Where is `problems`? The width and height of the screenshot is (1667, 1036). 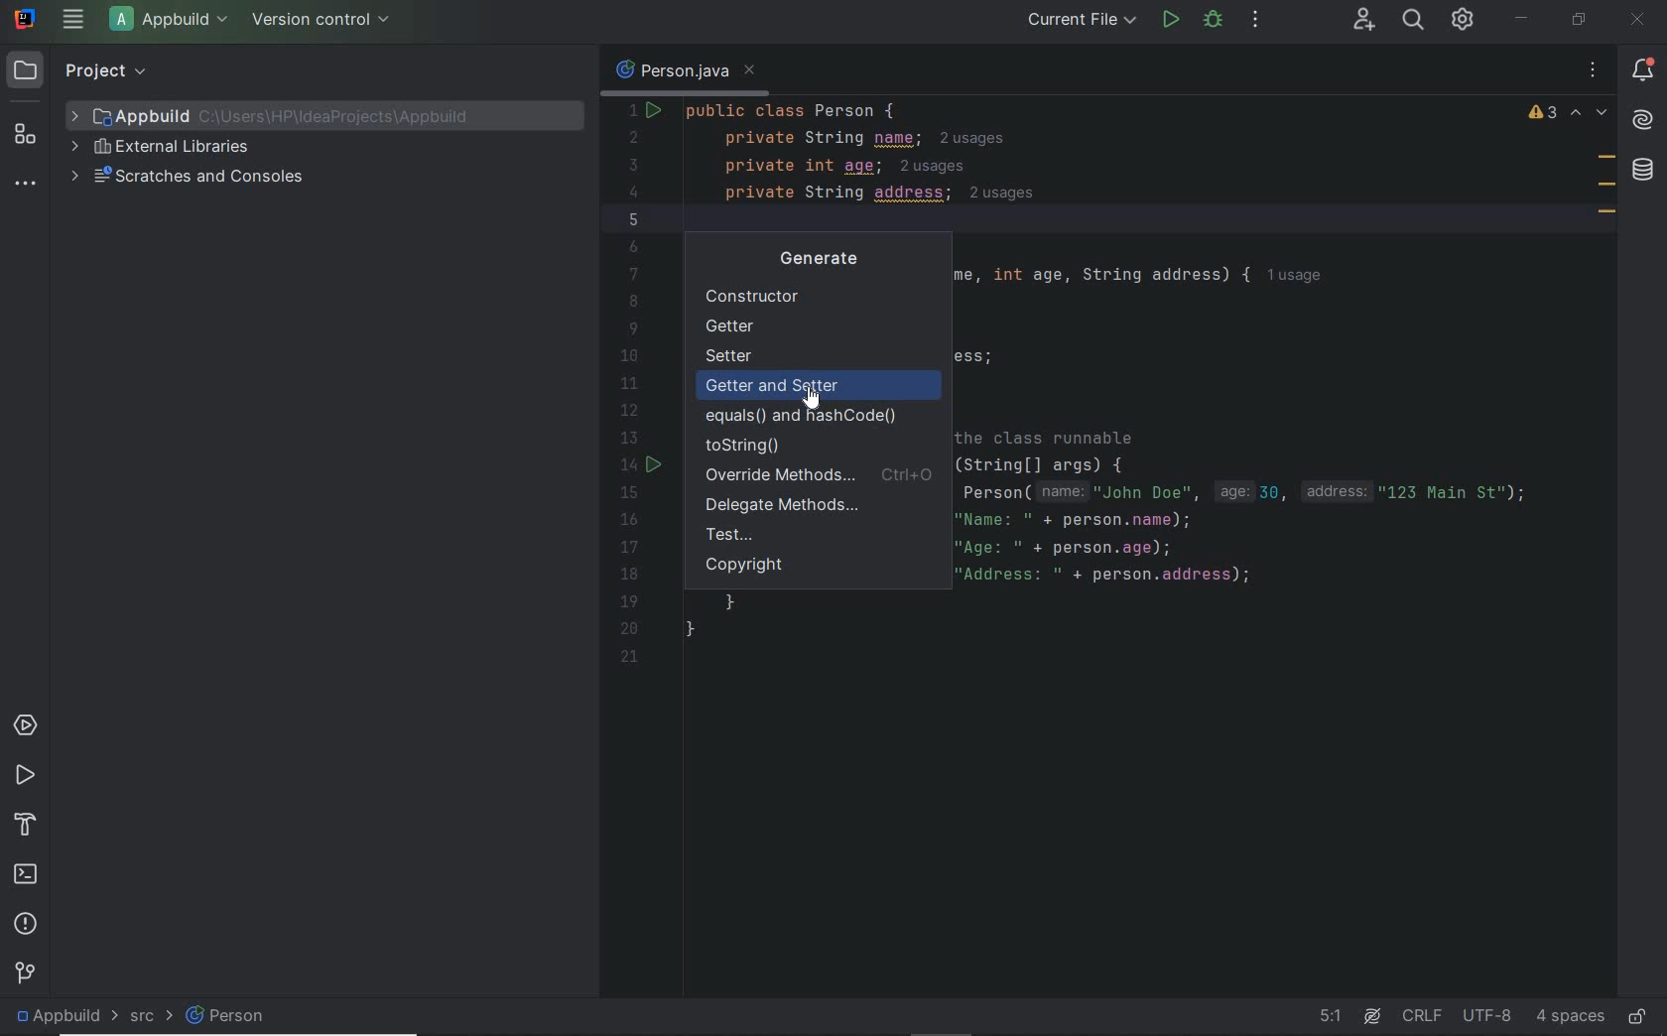 problems is located at coordinates (24, 921).